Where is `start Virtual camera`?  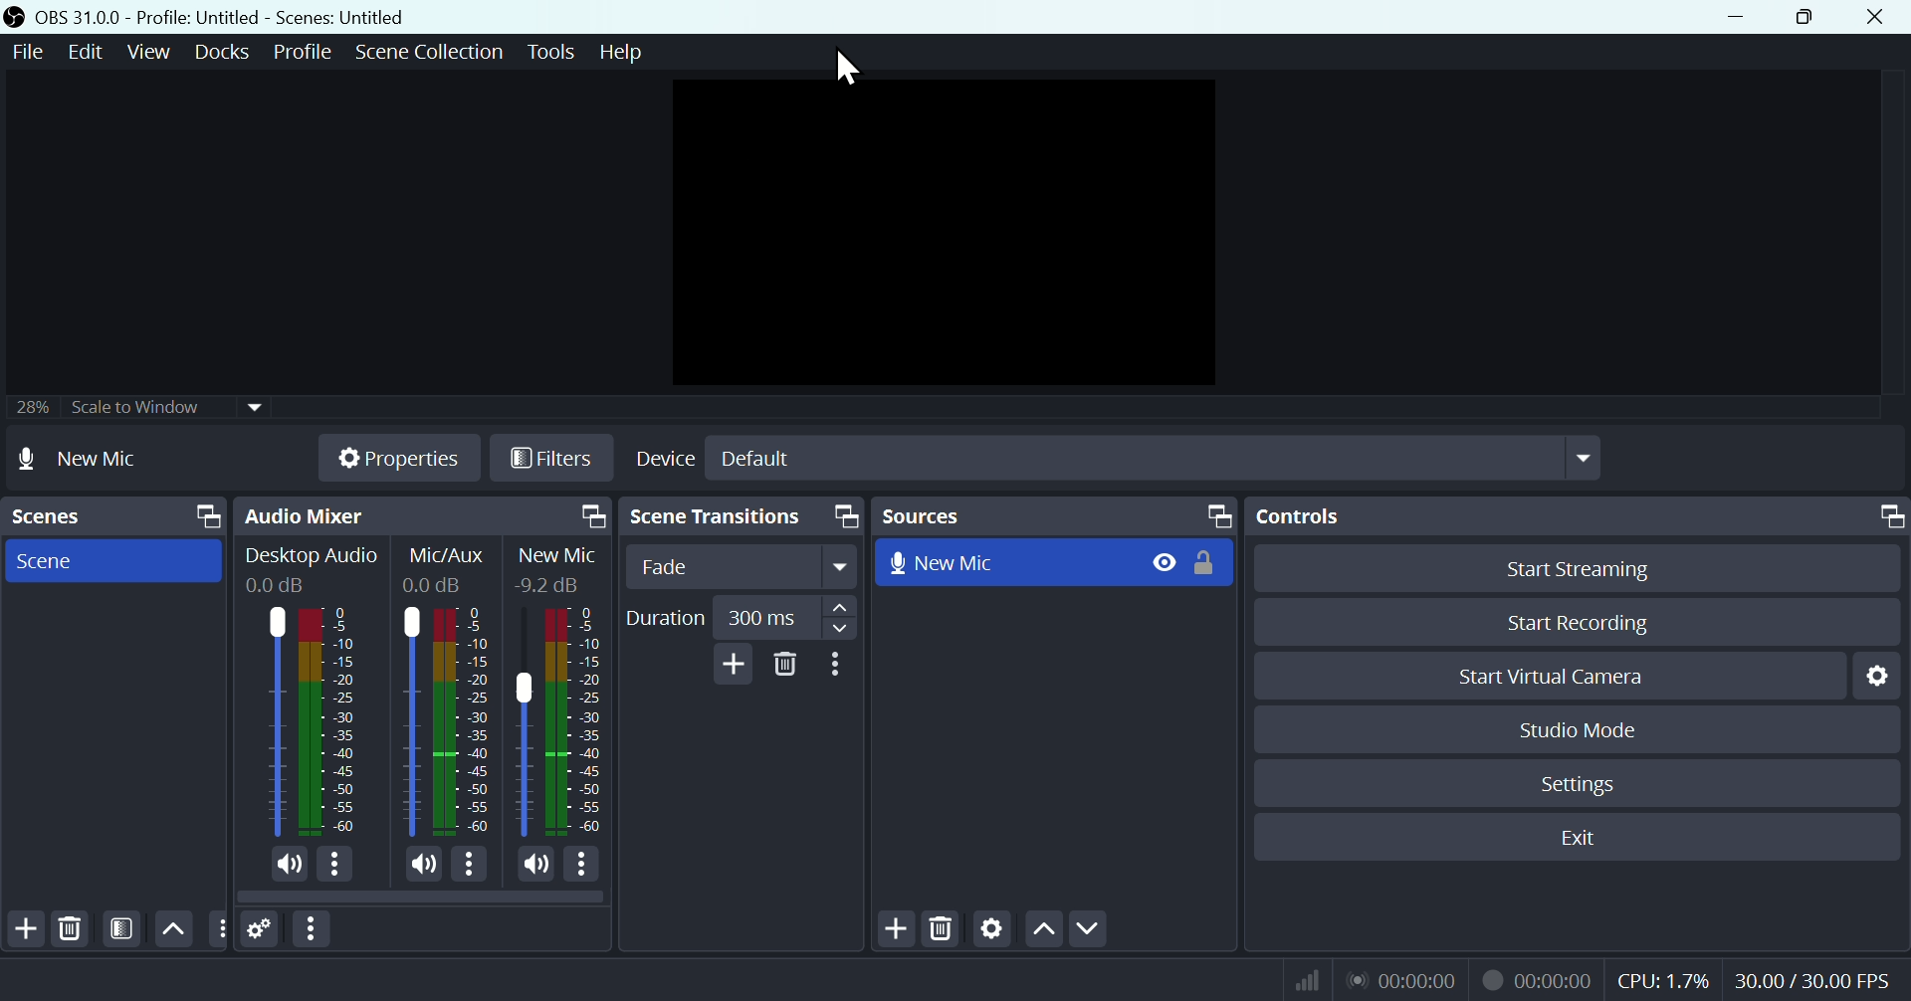 start Virtual camera is located at coordinates (1562, 677).